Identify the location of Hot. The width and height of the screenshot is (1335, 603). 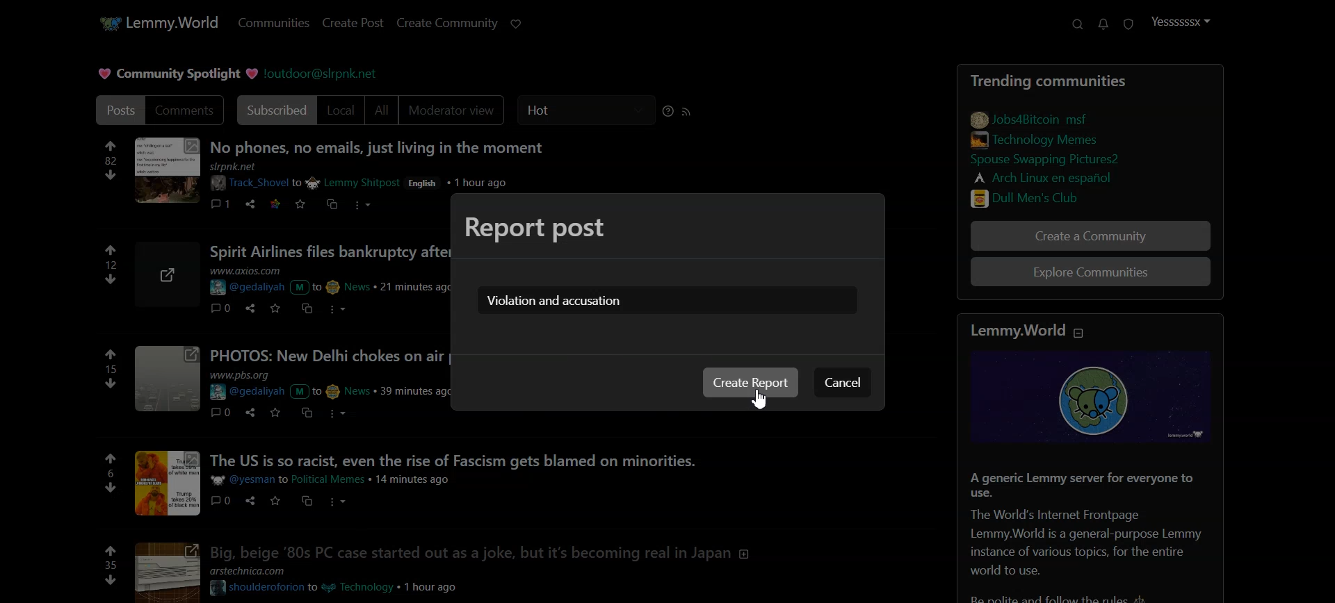
(586, 110).